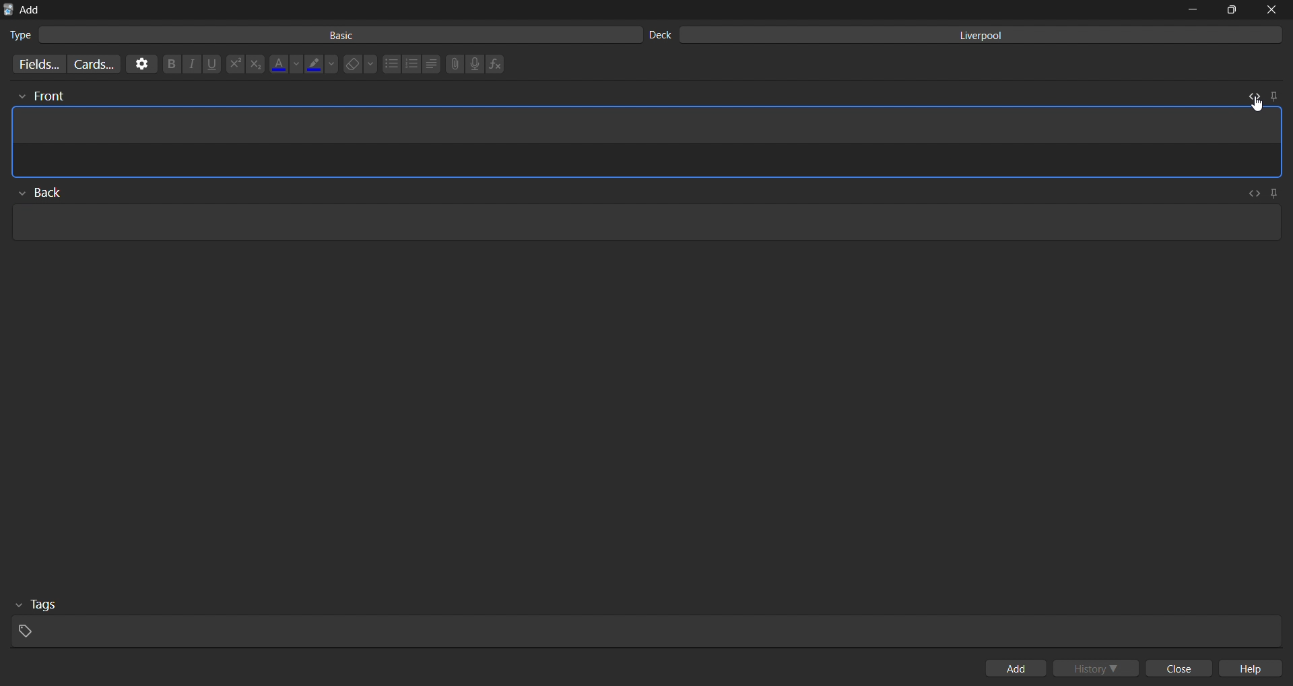 The image size is (1293, 686). Describe the element at coordinates (650, 127) in the screenshot. I see `card preview` at that location.